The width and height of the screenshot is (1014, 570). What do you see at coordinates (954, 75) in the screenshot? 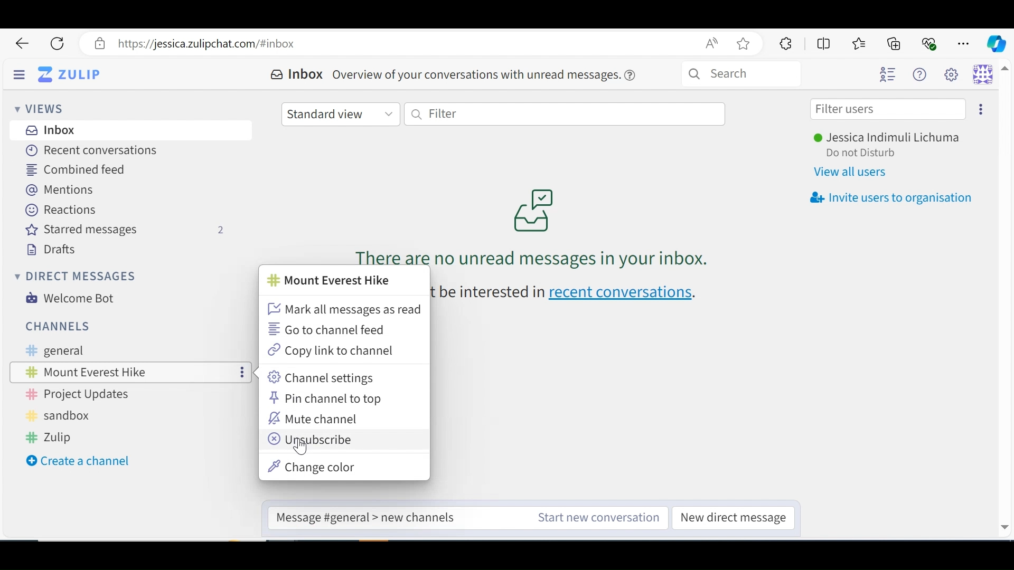
I see `main settings` at bounding box center [954, 75].